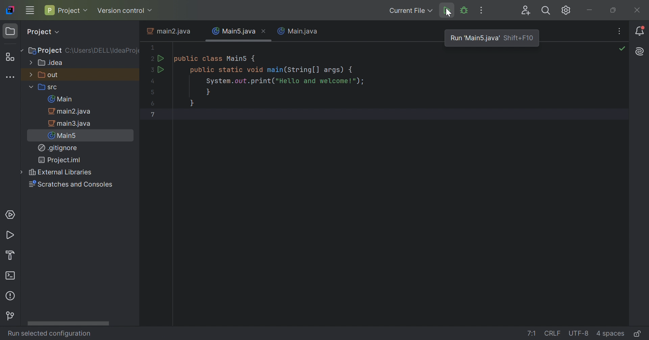 This screenshot has height=340, width=649. I want to click on Run, so click(11, 236).